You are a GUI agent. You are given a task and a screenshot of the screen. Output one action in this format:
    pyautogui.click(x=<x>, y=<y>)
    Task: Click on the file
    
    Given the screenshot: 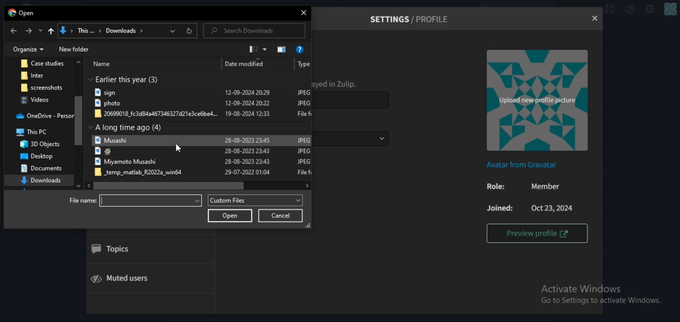 What is the action you would take?
    pyautogui.click(x=205, y=173)
    